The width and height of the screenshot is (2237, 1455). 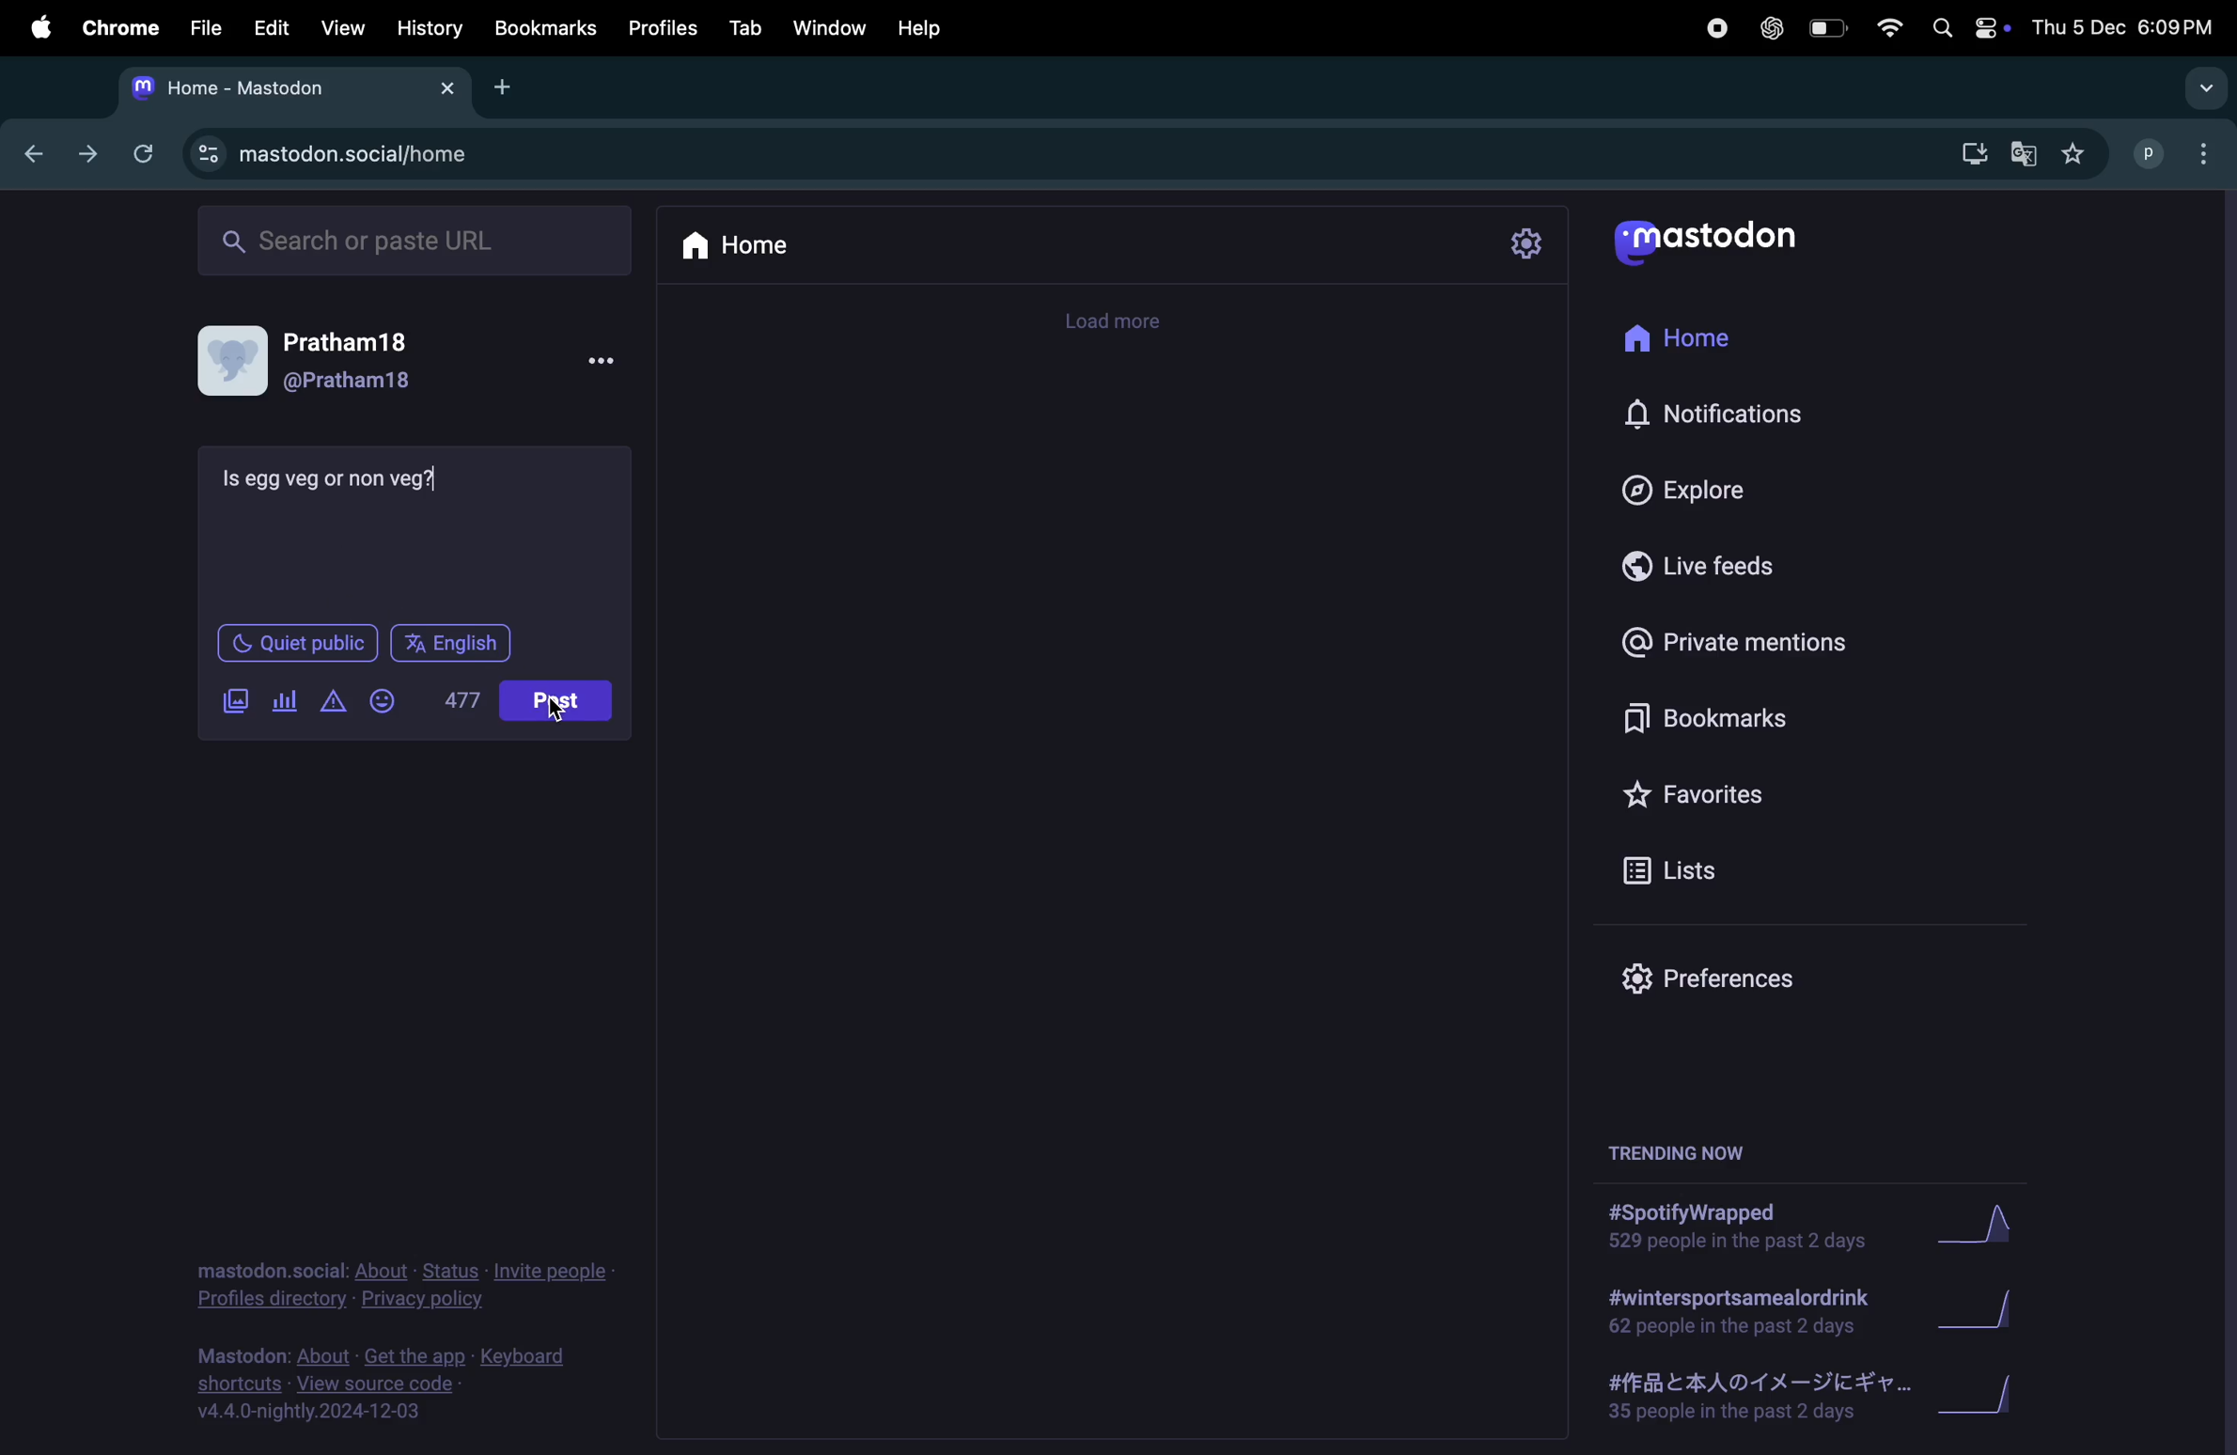 What do you see at coordinates (284, 704) in the screenshot?
I see `poll` at bounding box center [284, 704].